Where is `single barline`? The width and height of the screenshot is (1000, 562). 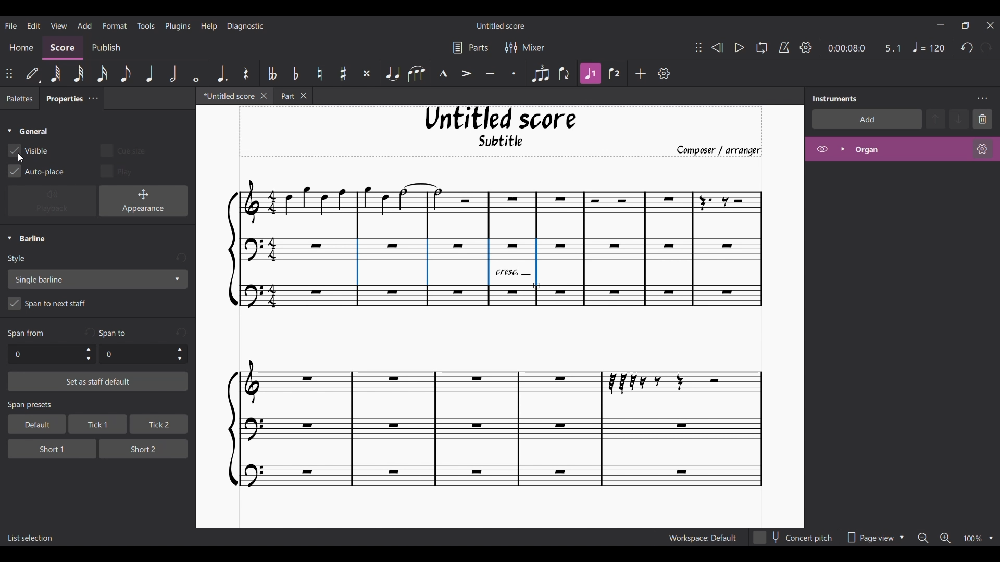
single barline is located at coordinates (97, 279).